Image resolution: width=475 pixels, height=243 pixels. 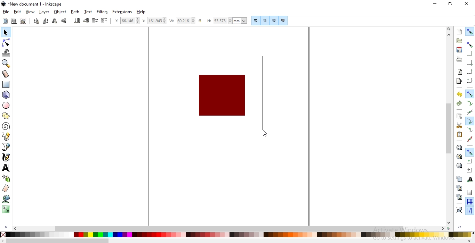 I want to click on group selected objects, so click(x=459, y=210).